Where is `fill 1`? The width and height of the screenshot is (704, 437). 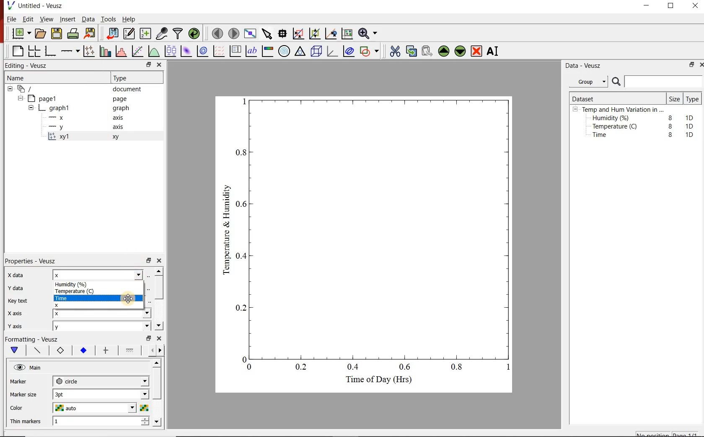 fill 1 is located at coordinates (130, 351).